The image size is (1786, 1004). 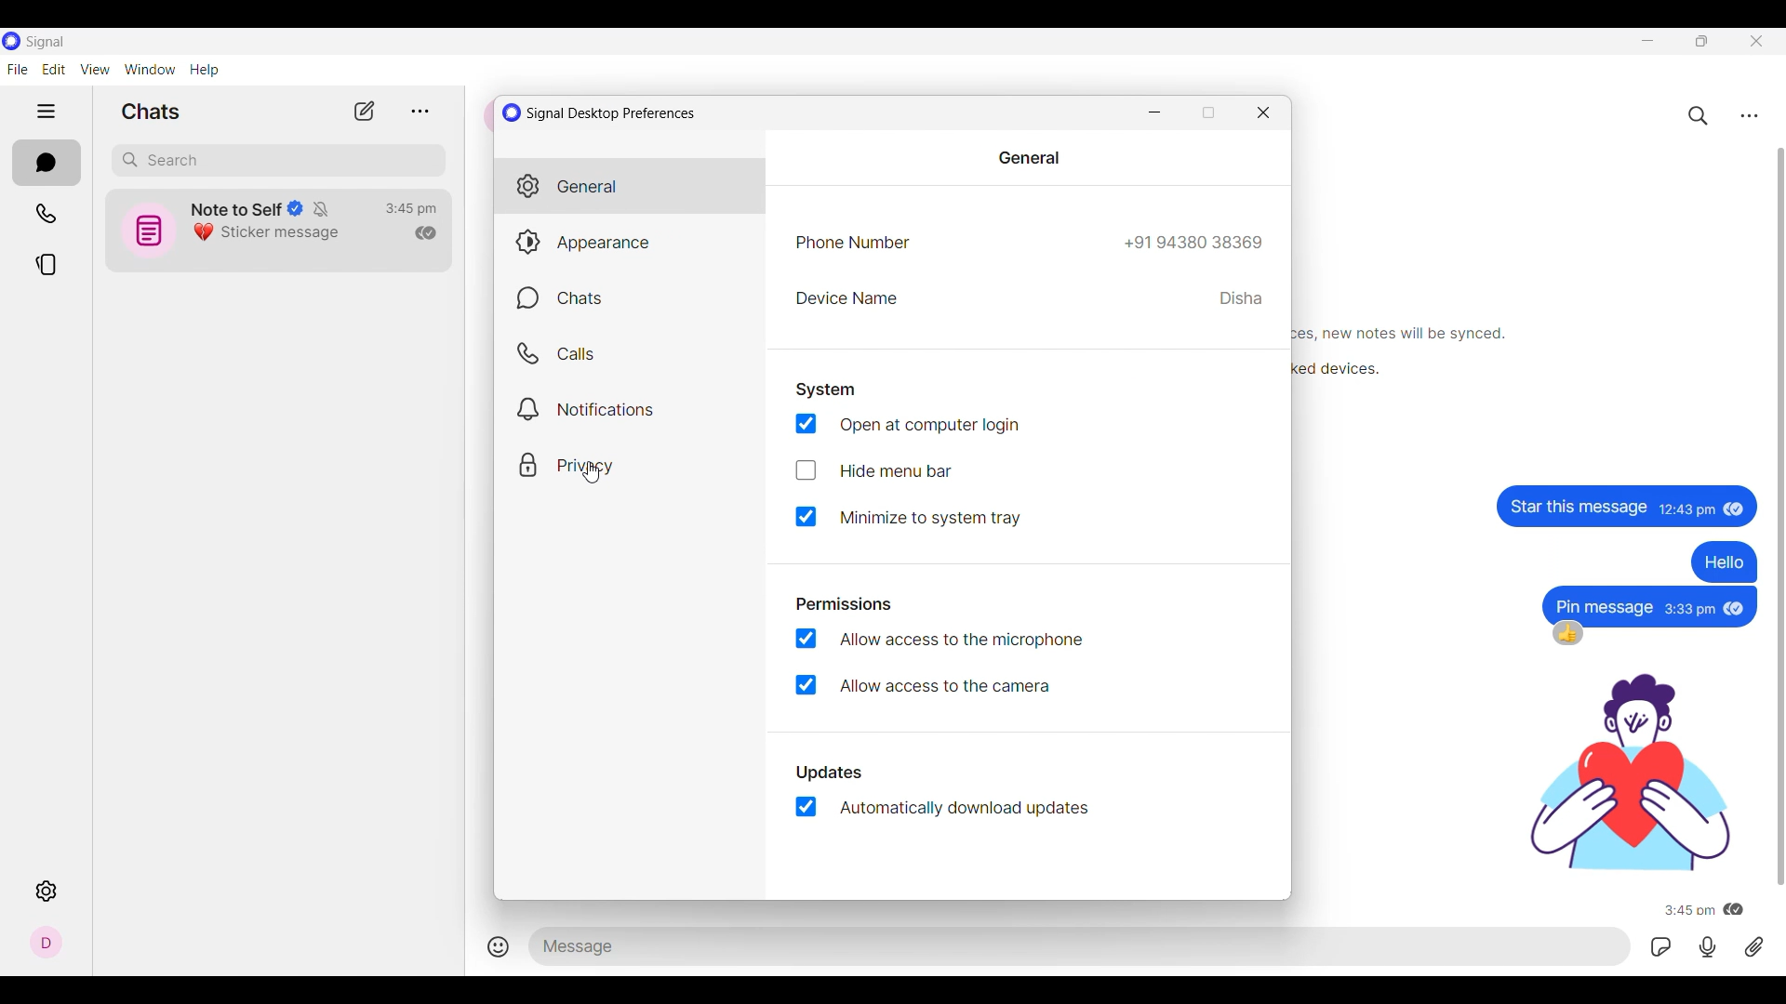 I want to click on Minimize, so click(x=1647, y=40).